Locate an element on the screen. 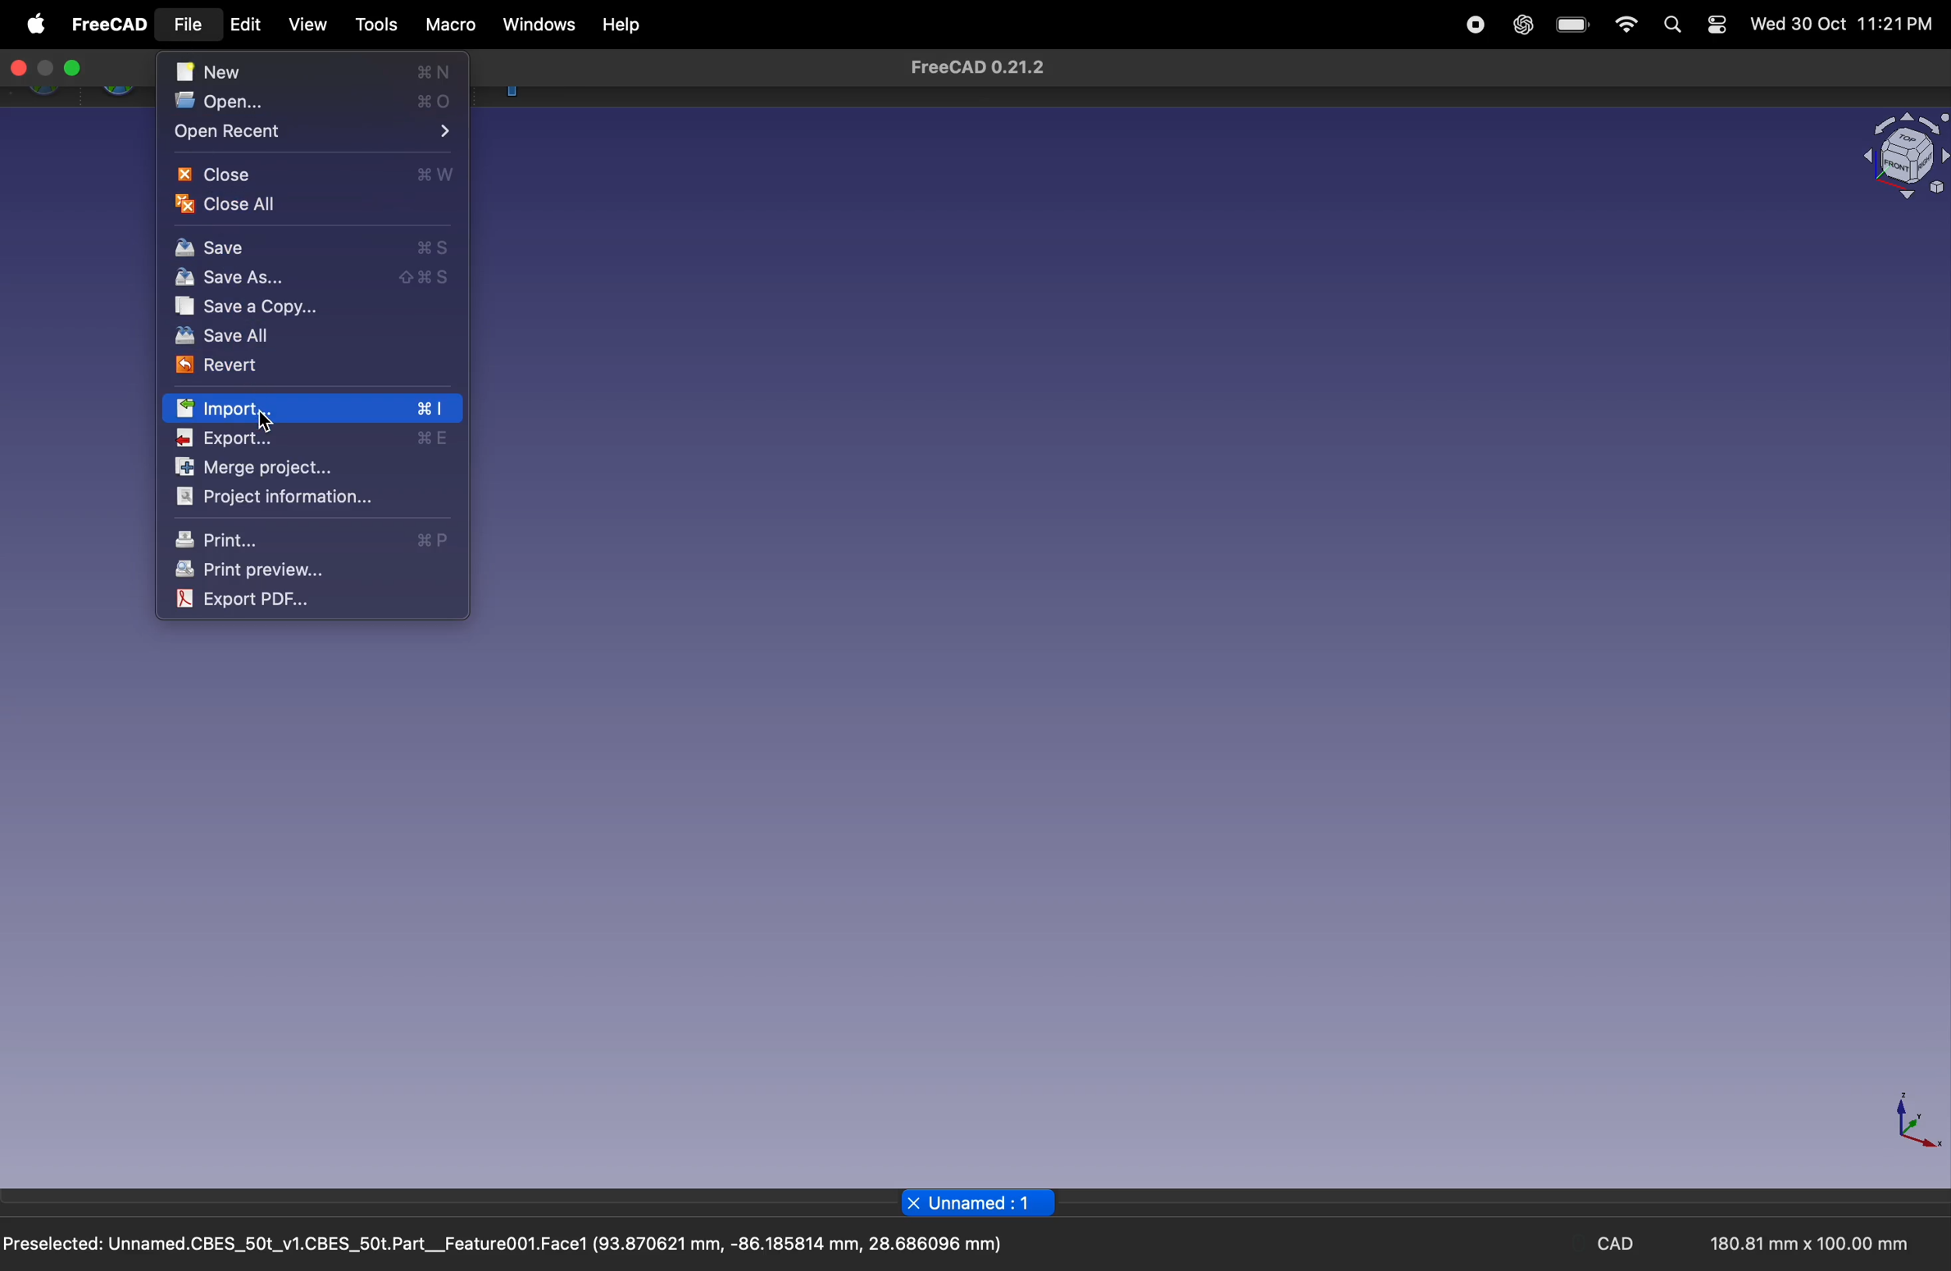  project information is located at coordinates (281, 497).